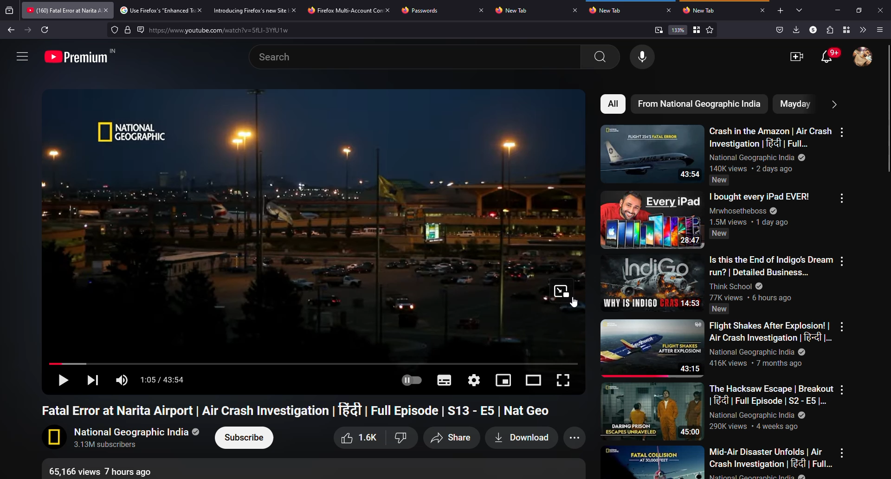 The width and height of the screenshot is (891, 479). I want to click on Dislike, so click(400, 438).